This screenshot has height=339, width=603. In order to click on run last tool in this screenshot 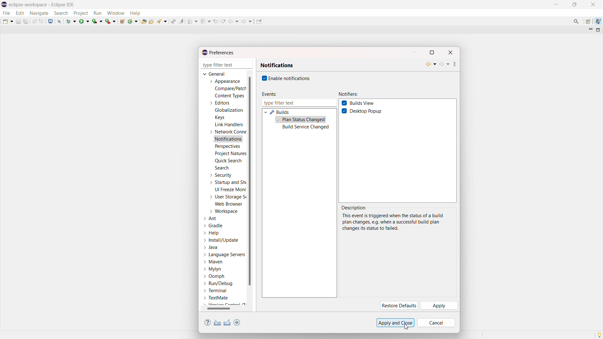, I will do `click(111, 21)`.